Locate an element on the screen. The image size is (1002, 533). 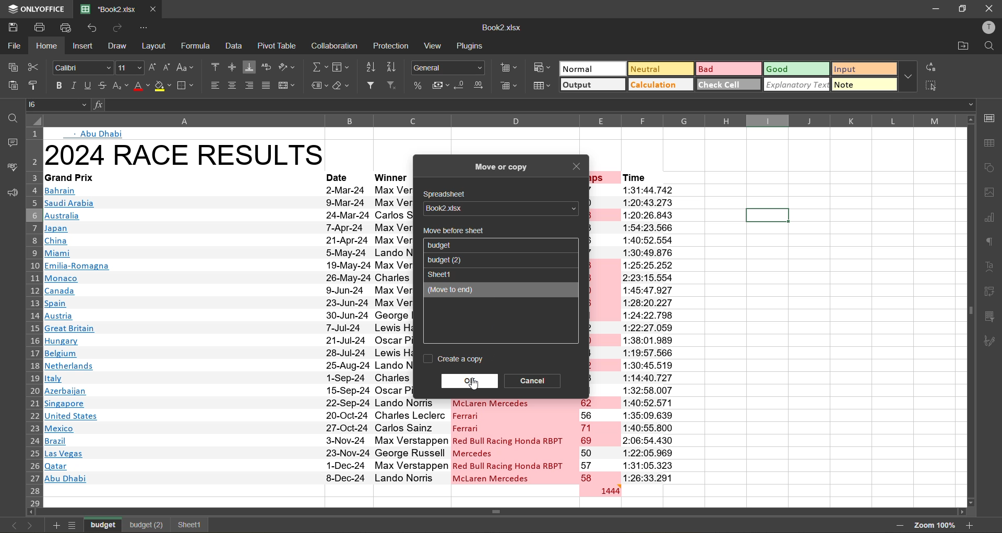
protection is located at coordinates (391, 46).